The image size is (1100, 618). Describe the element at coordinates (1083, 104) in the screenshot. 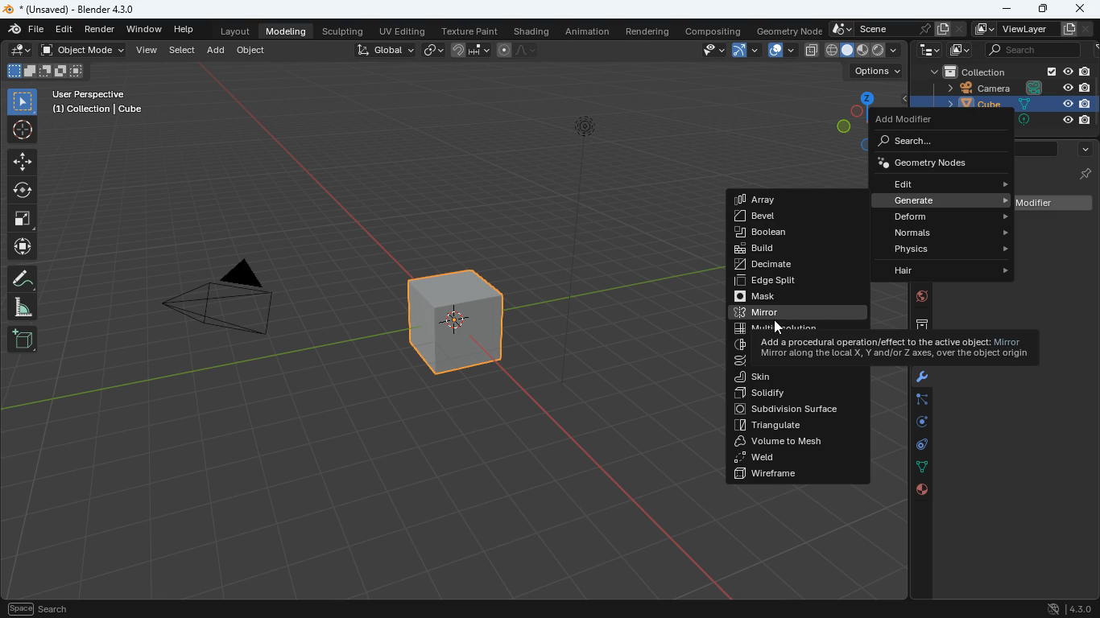

I see `` at that location.